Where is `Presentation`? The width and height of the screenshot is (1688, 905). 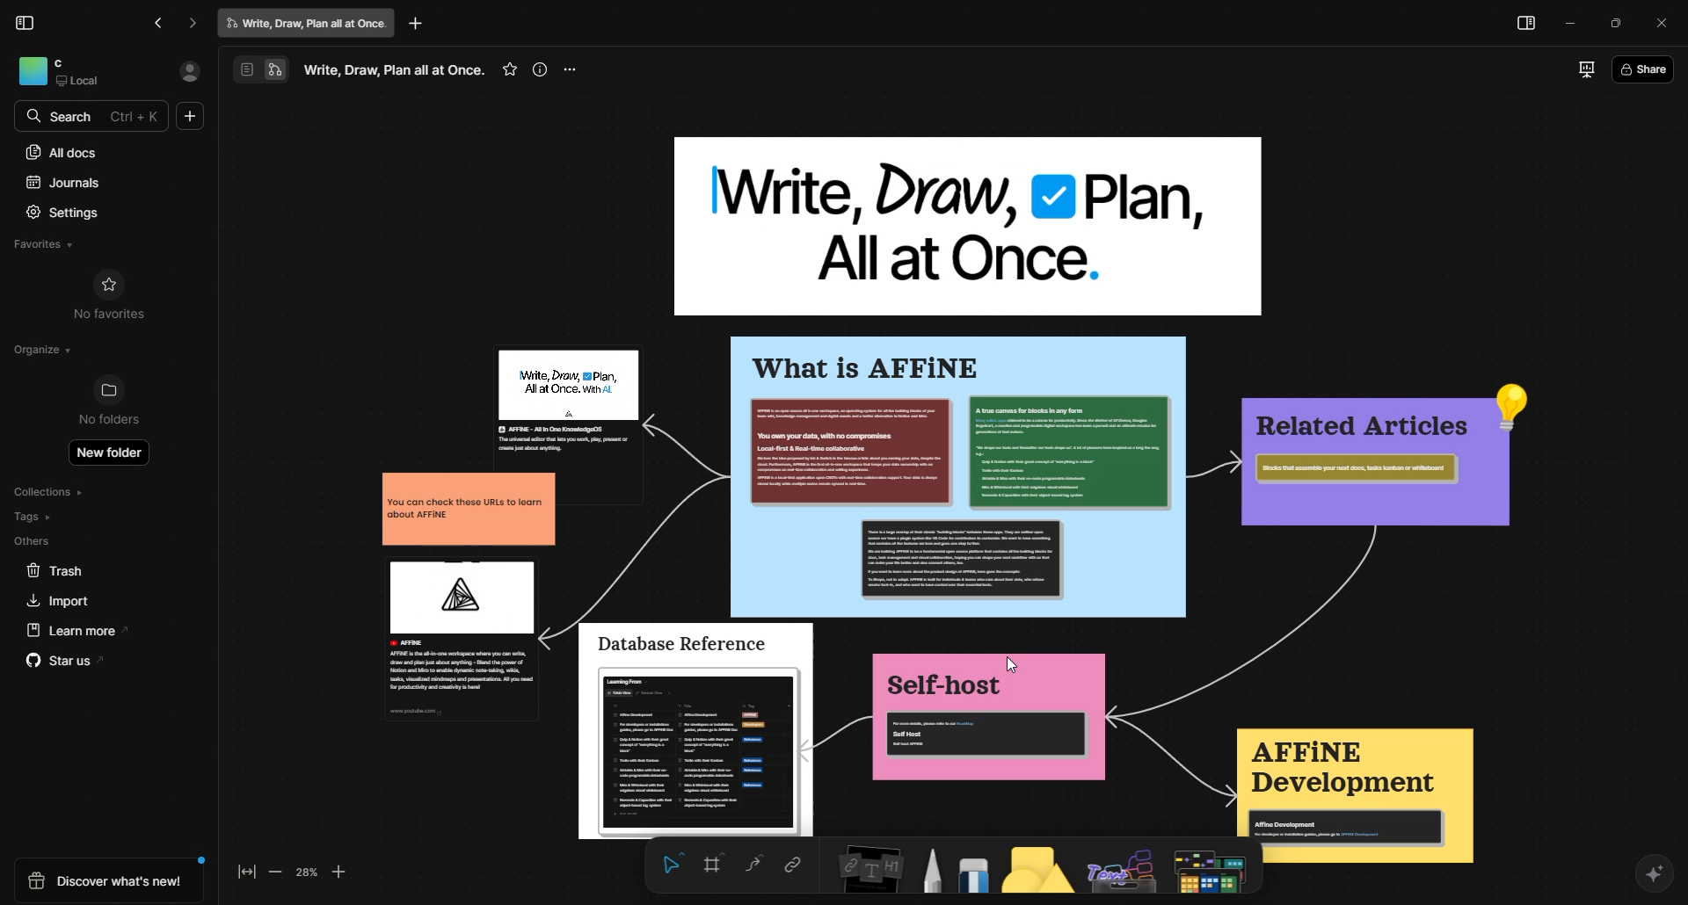
Presentation is located at coordinates (1580, 68).